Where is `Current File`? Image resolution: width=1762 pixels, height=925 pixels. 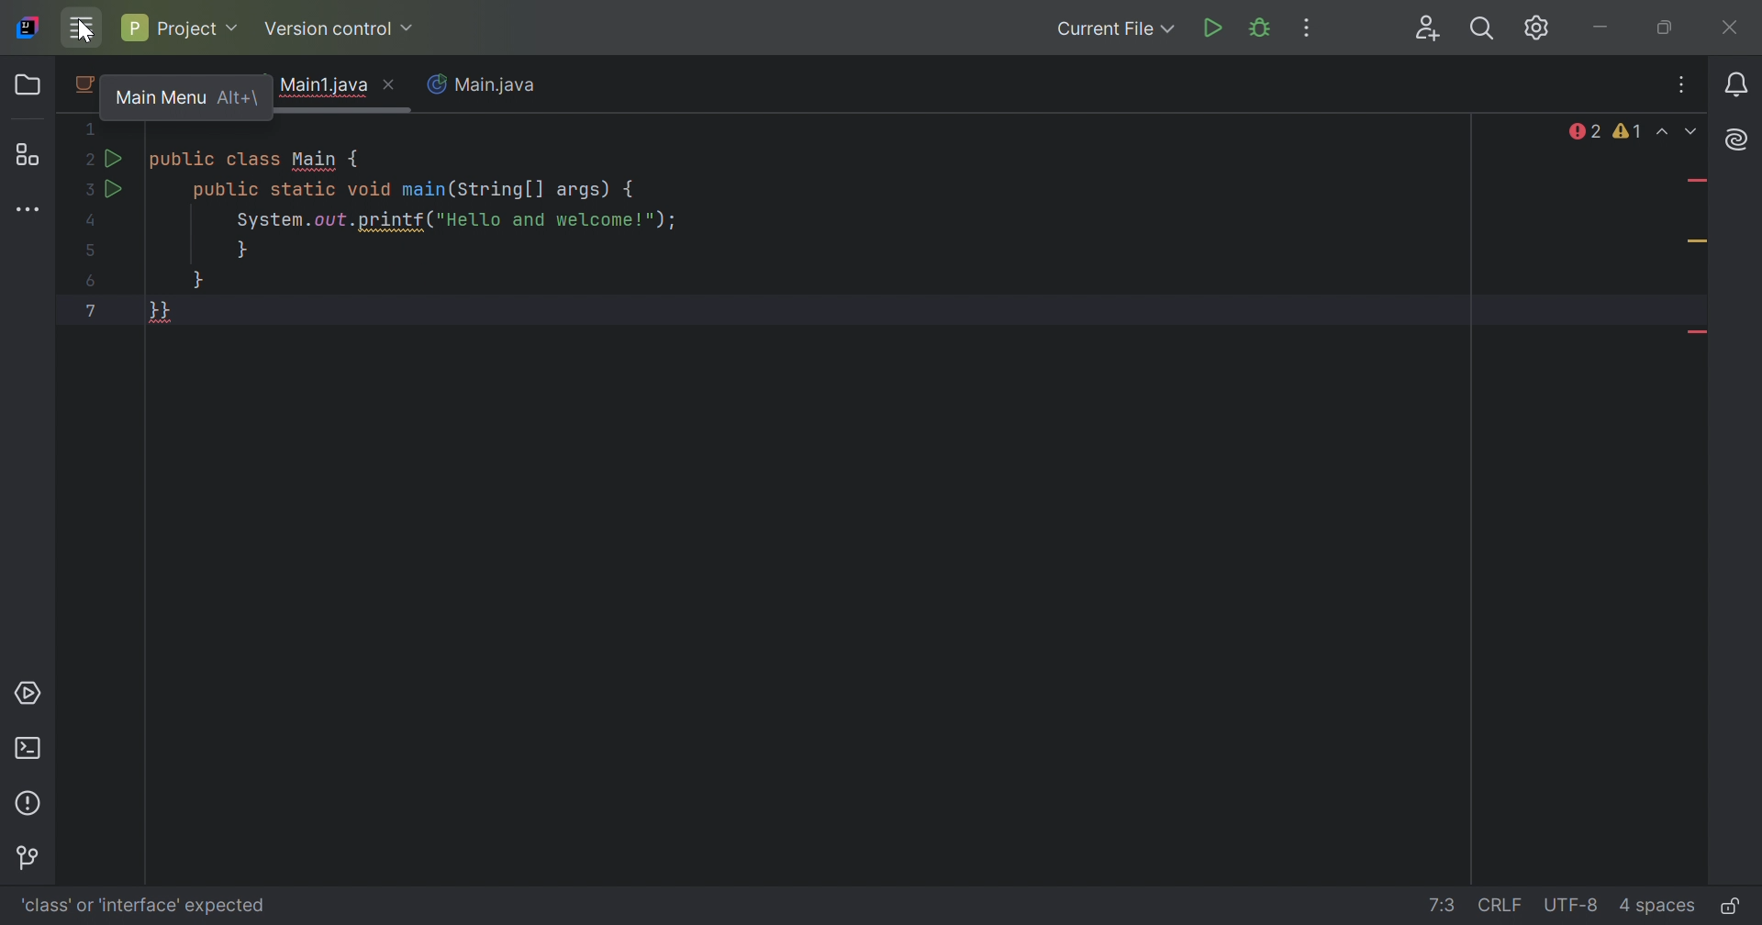
Current File is located at coordinates (1117, 29).